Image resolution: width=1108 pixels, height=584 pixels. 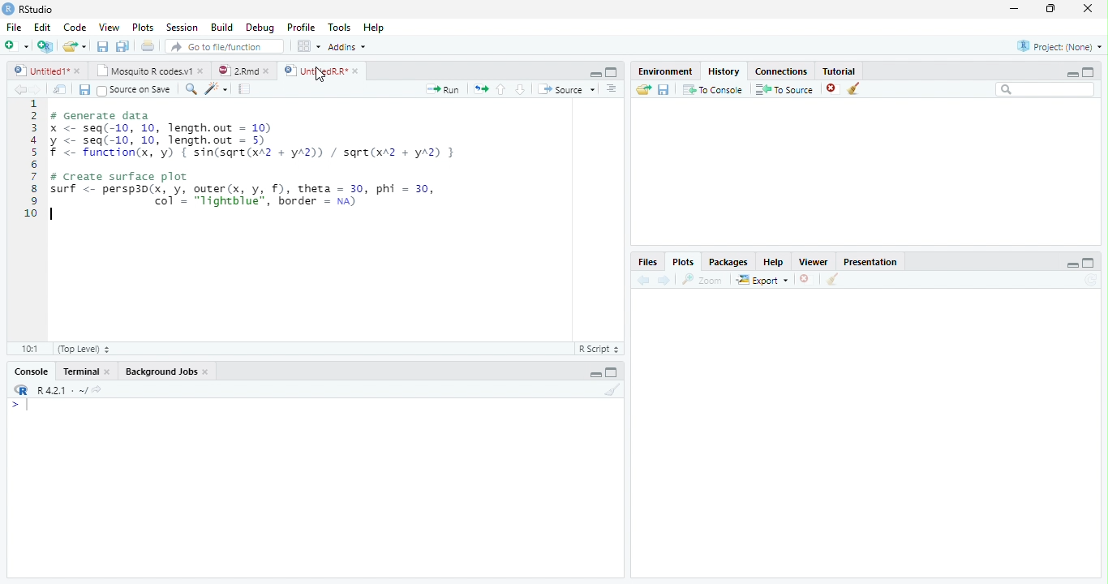 What do you see at coordinates (1089, 263) in the screenshot?
I see `maximize` at bounding box center [1089, 263].